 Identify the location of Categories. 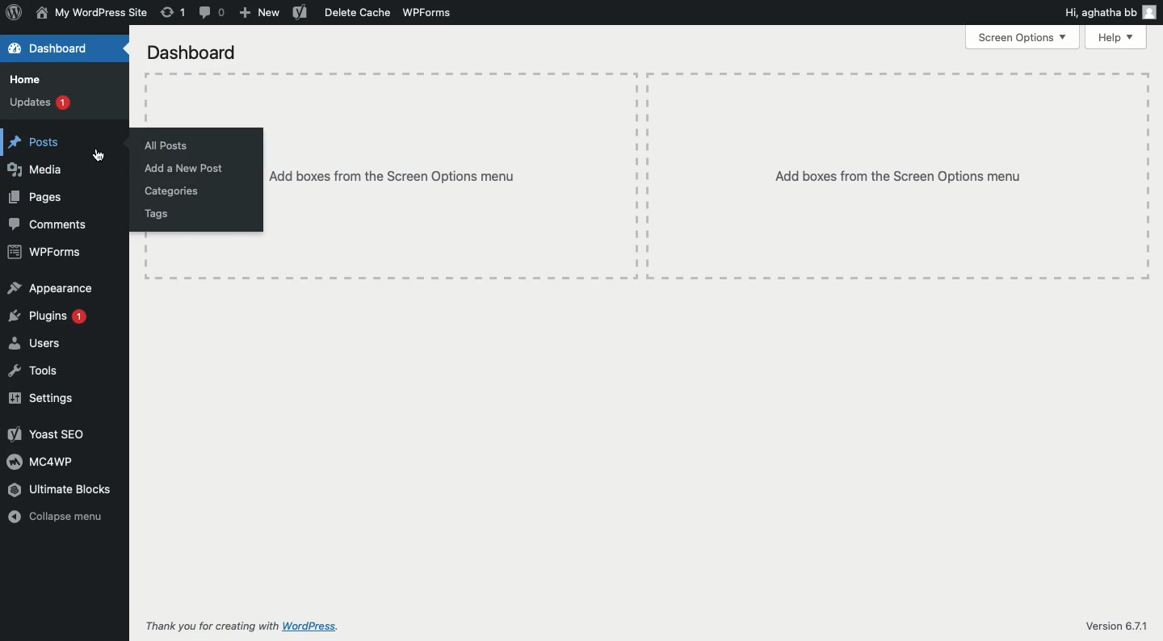
(174, 191).